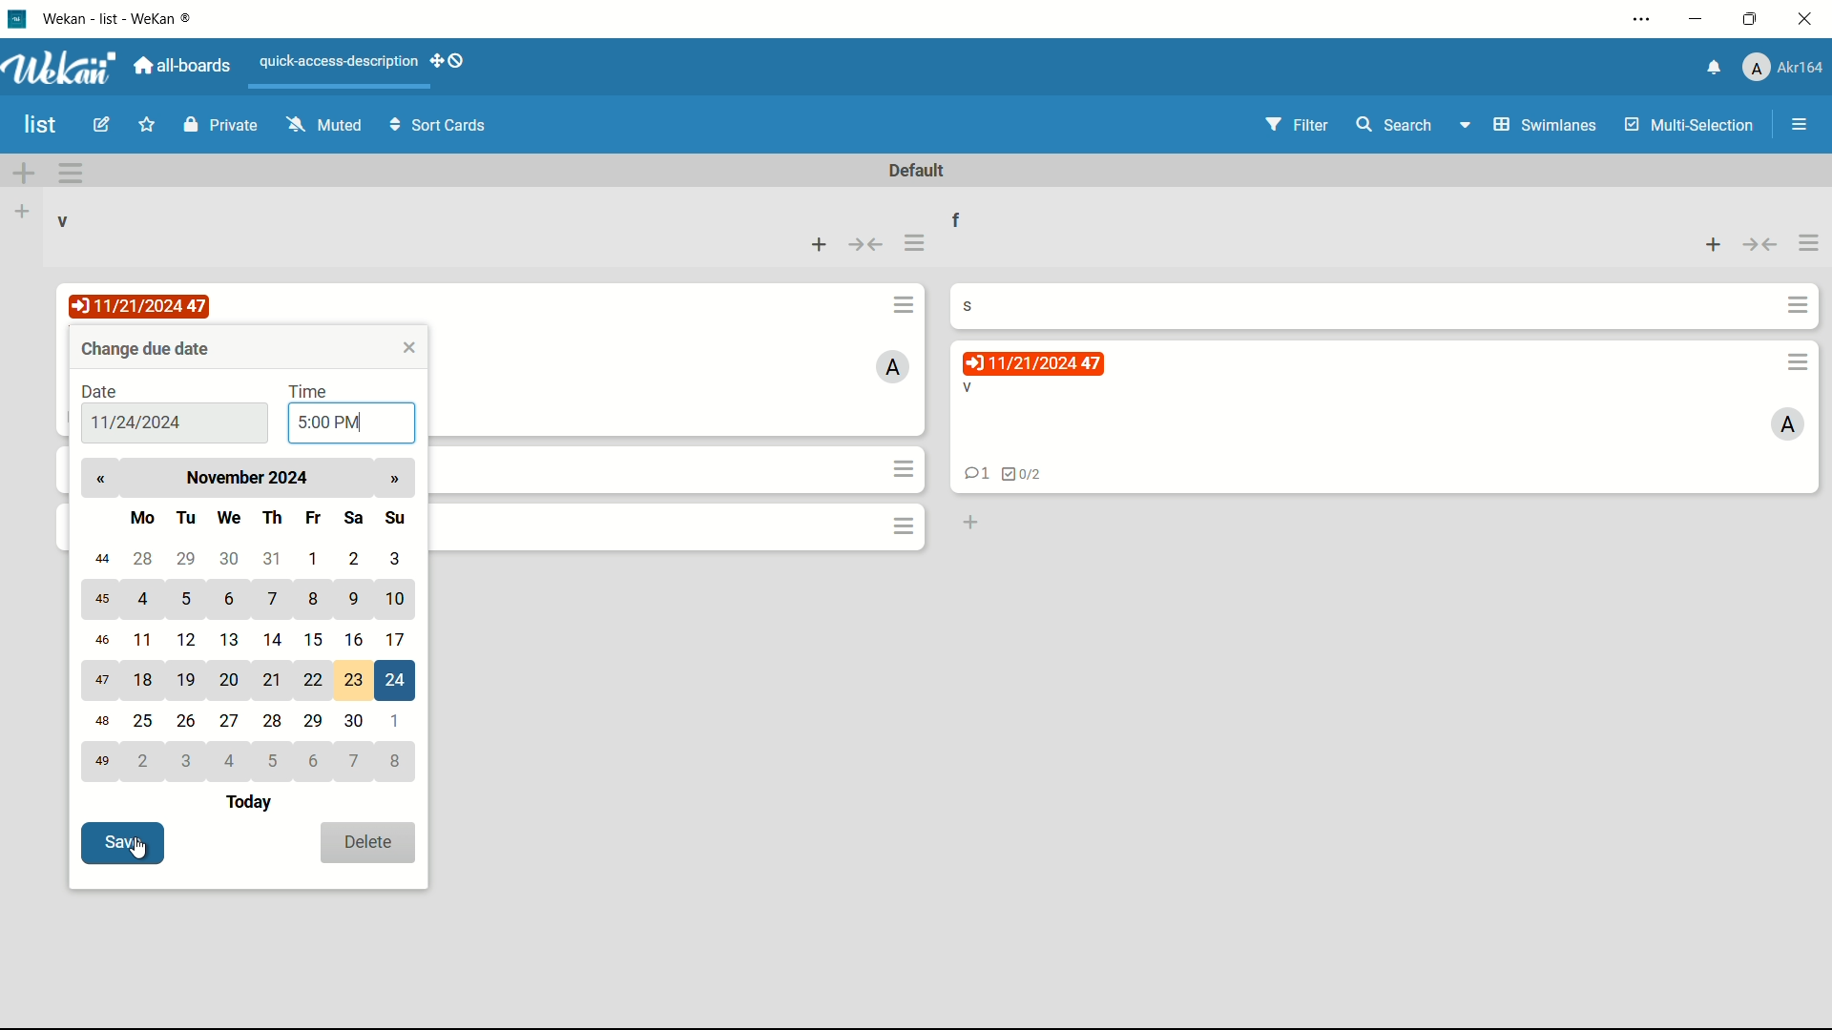 The height and width of the screenshot is (1030, 1832). Describe the element at coordinates (967, 388) in the screenshot. I see `card  name` at that location.